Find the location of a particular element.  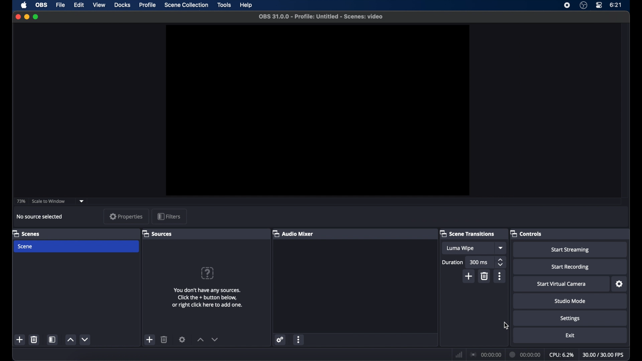

network is located at coordinates (458, 354).